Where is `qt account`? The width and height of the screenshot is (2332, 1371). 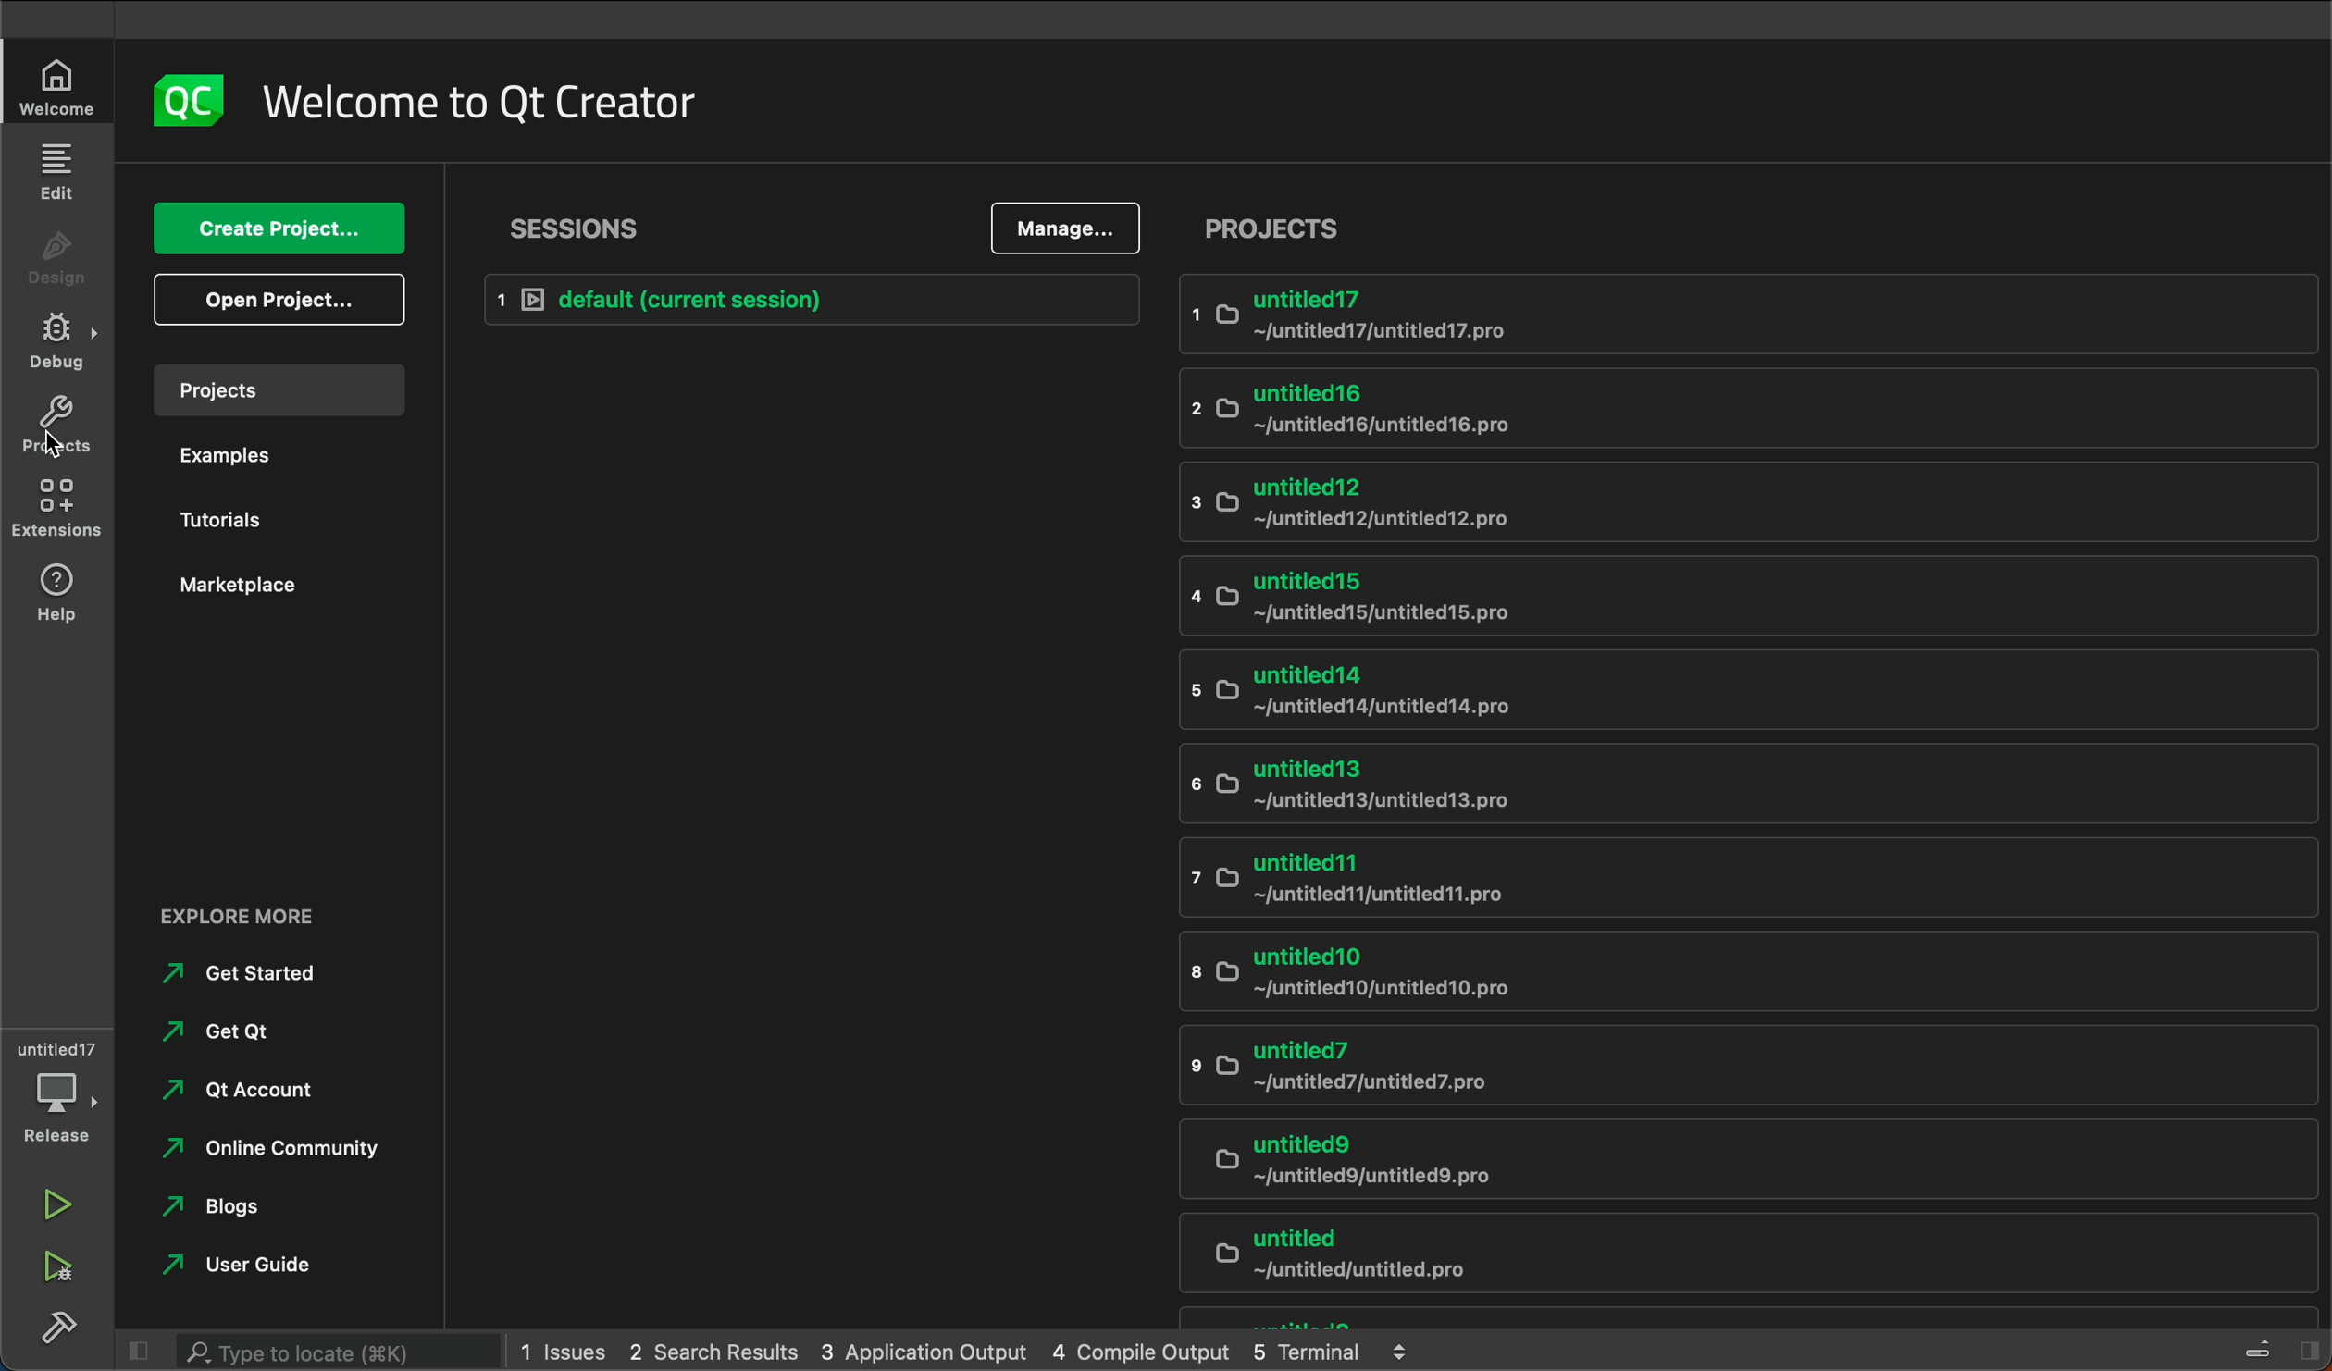 qt account is located at coordinates (250, 1089).